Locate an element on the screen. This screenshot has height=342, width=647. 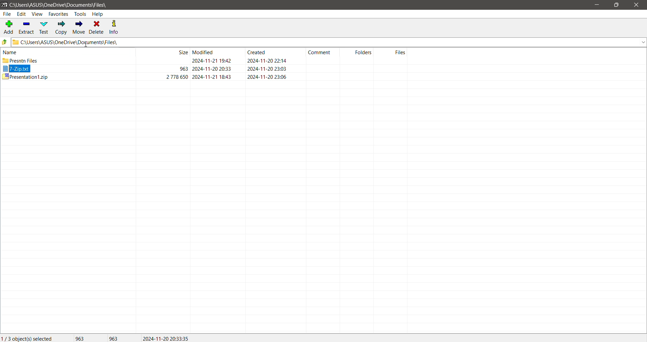
Minimize is located at coordinates (597, 5).